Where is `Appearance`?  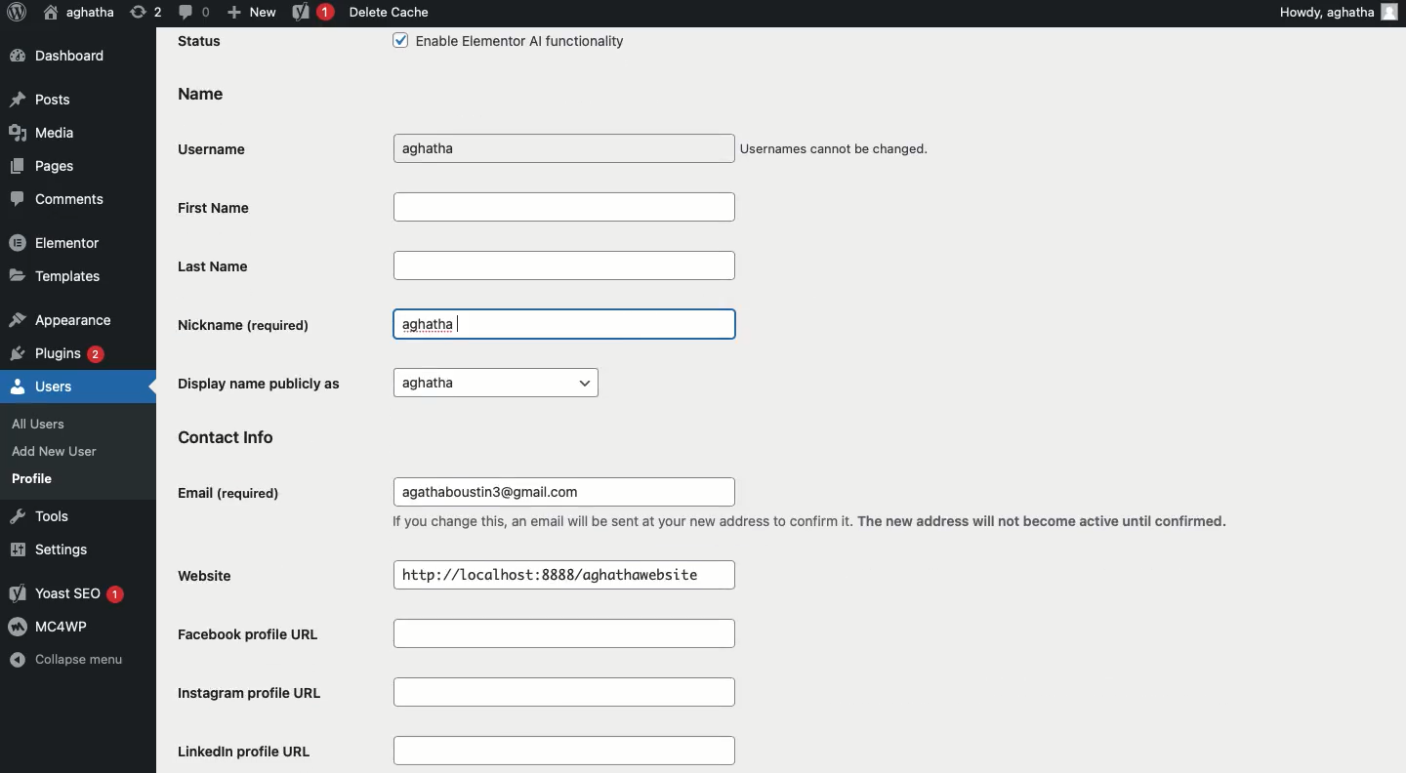
Appearance is located at coordinates (60, 317).